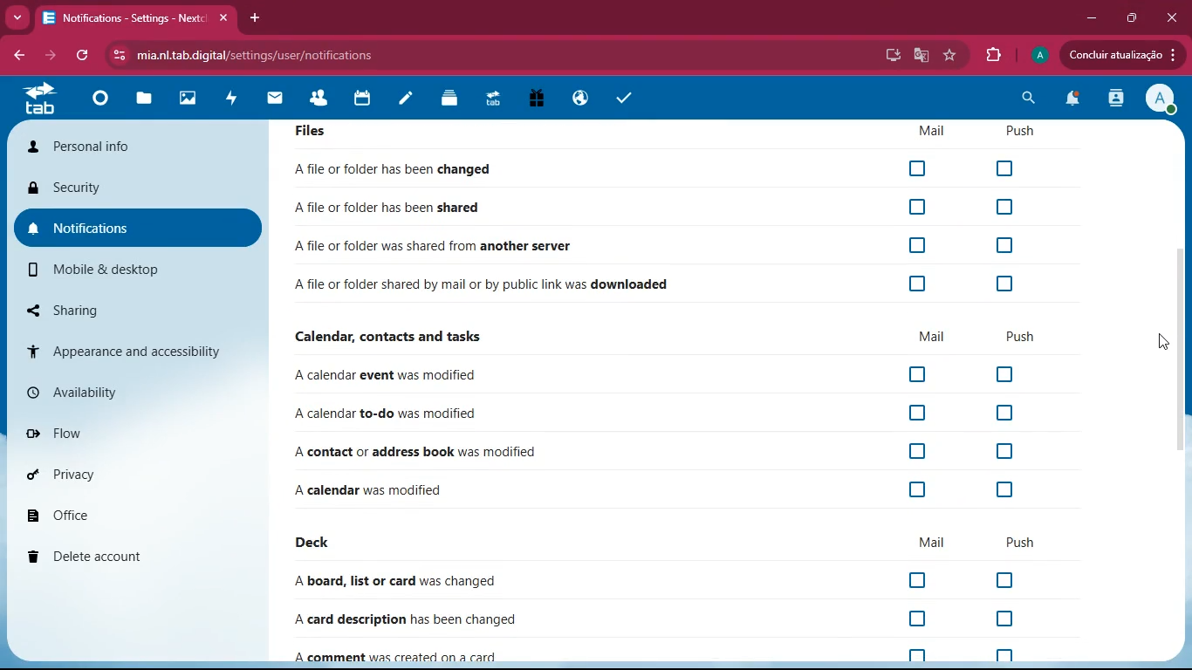  I want to click on notifications, so click(1072, 101).